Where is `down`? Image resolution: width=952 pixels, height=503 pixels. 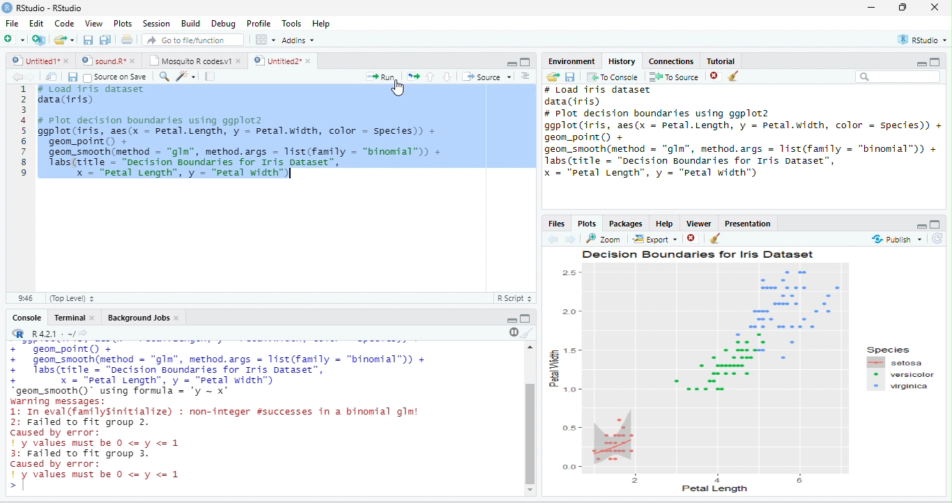 down is located at coordinates (447, 77).